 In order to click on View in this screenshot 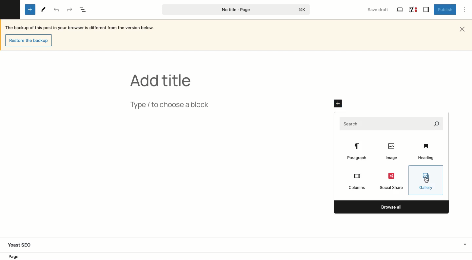, I will do `click(399, 10)`.